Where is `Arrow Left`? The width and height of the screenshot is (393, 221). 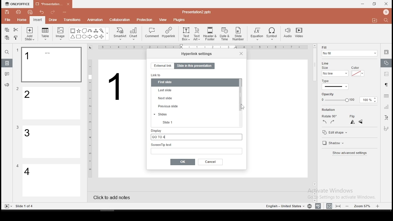 Arrow Left is located at coordinates (96, 37).